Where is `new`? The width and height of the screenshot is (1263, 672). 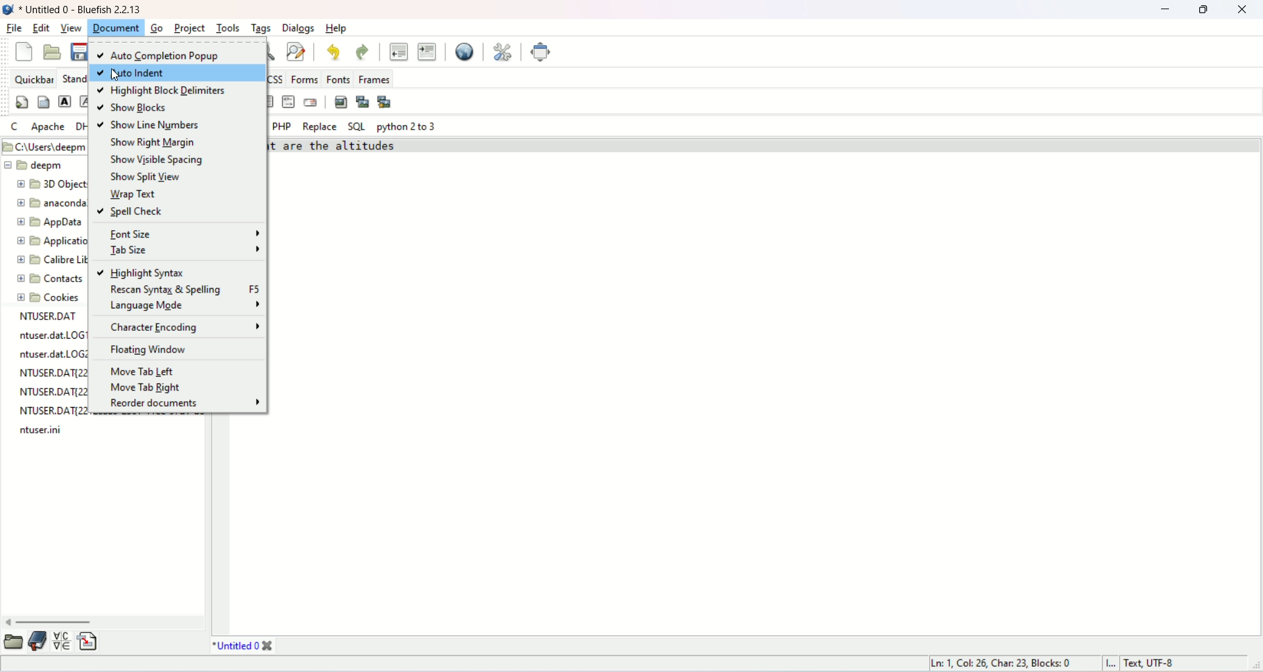 new is located at coordinates (21, 53).